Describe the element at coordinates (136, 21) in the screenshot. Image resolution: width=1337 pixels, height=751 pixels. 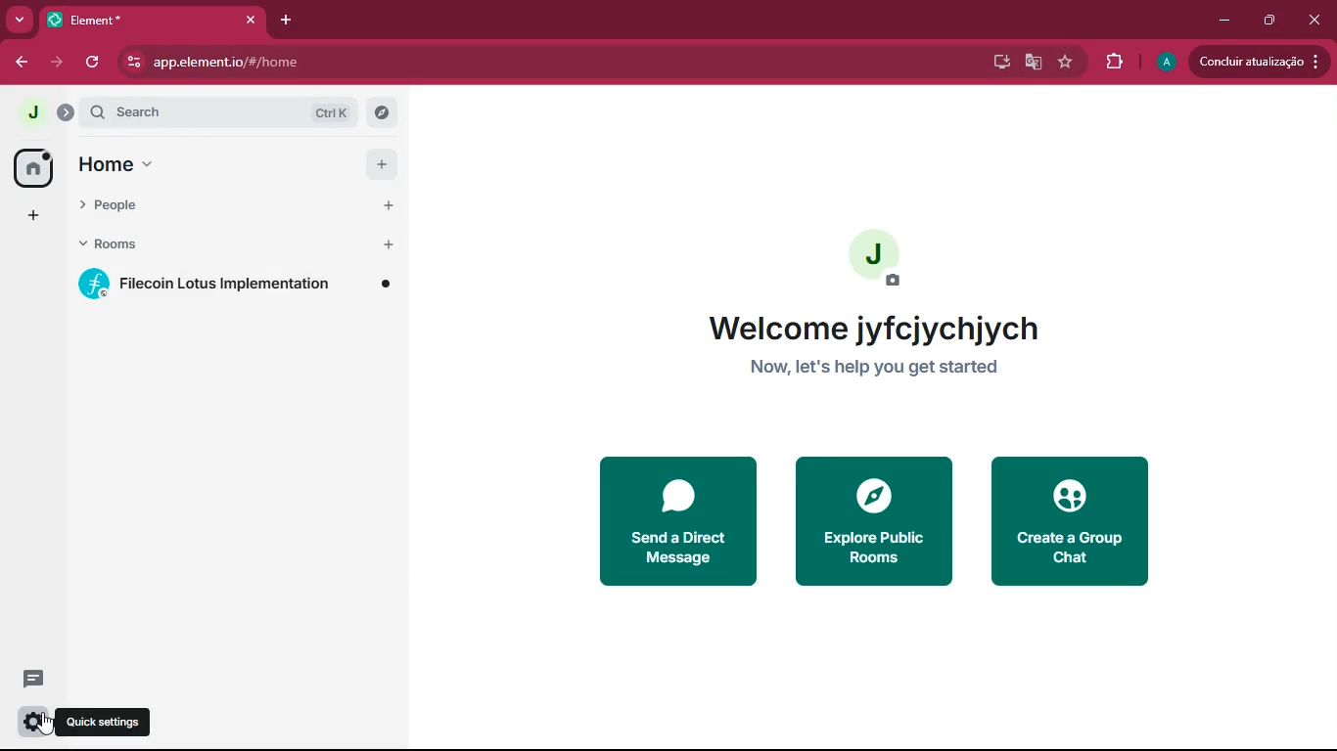
I see `Element*` at that location.